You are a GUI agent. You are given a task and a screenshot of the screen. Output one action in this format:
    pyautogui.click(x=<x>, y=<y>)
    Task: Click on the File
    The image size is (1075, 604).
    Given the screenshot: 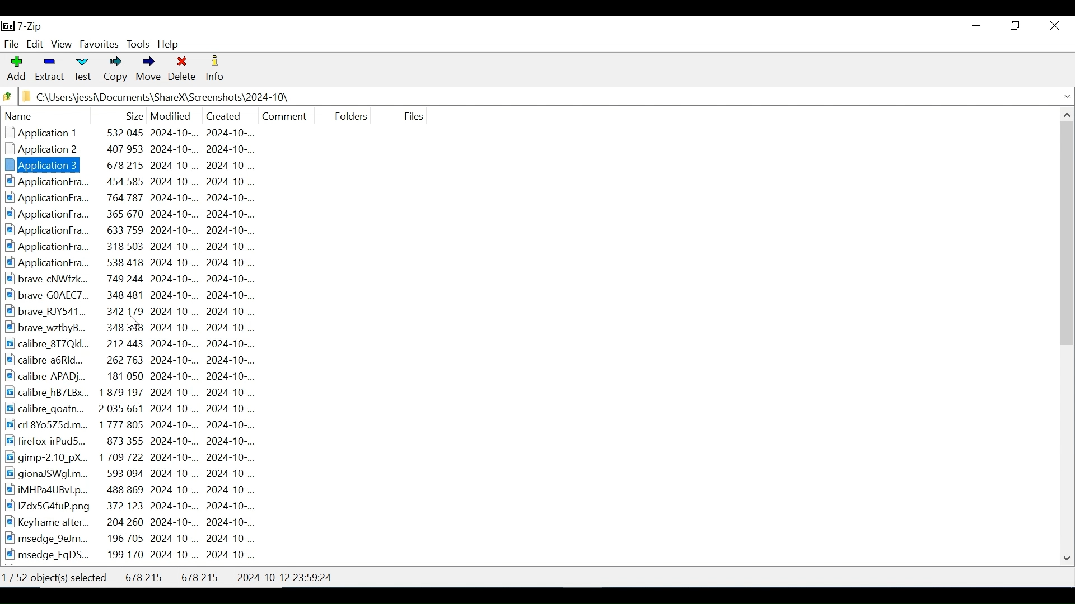 What is the action you would take?
    pyautogui.click(x=412, y=116)
    